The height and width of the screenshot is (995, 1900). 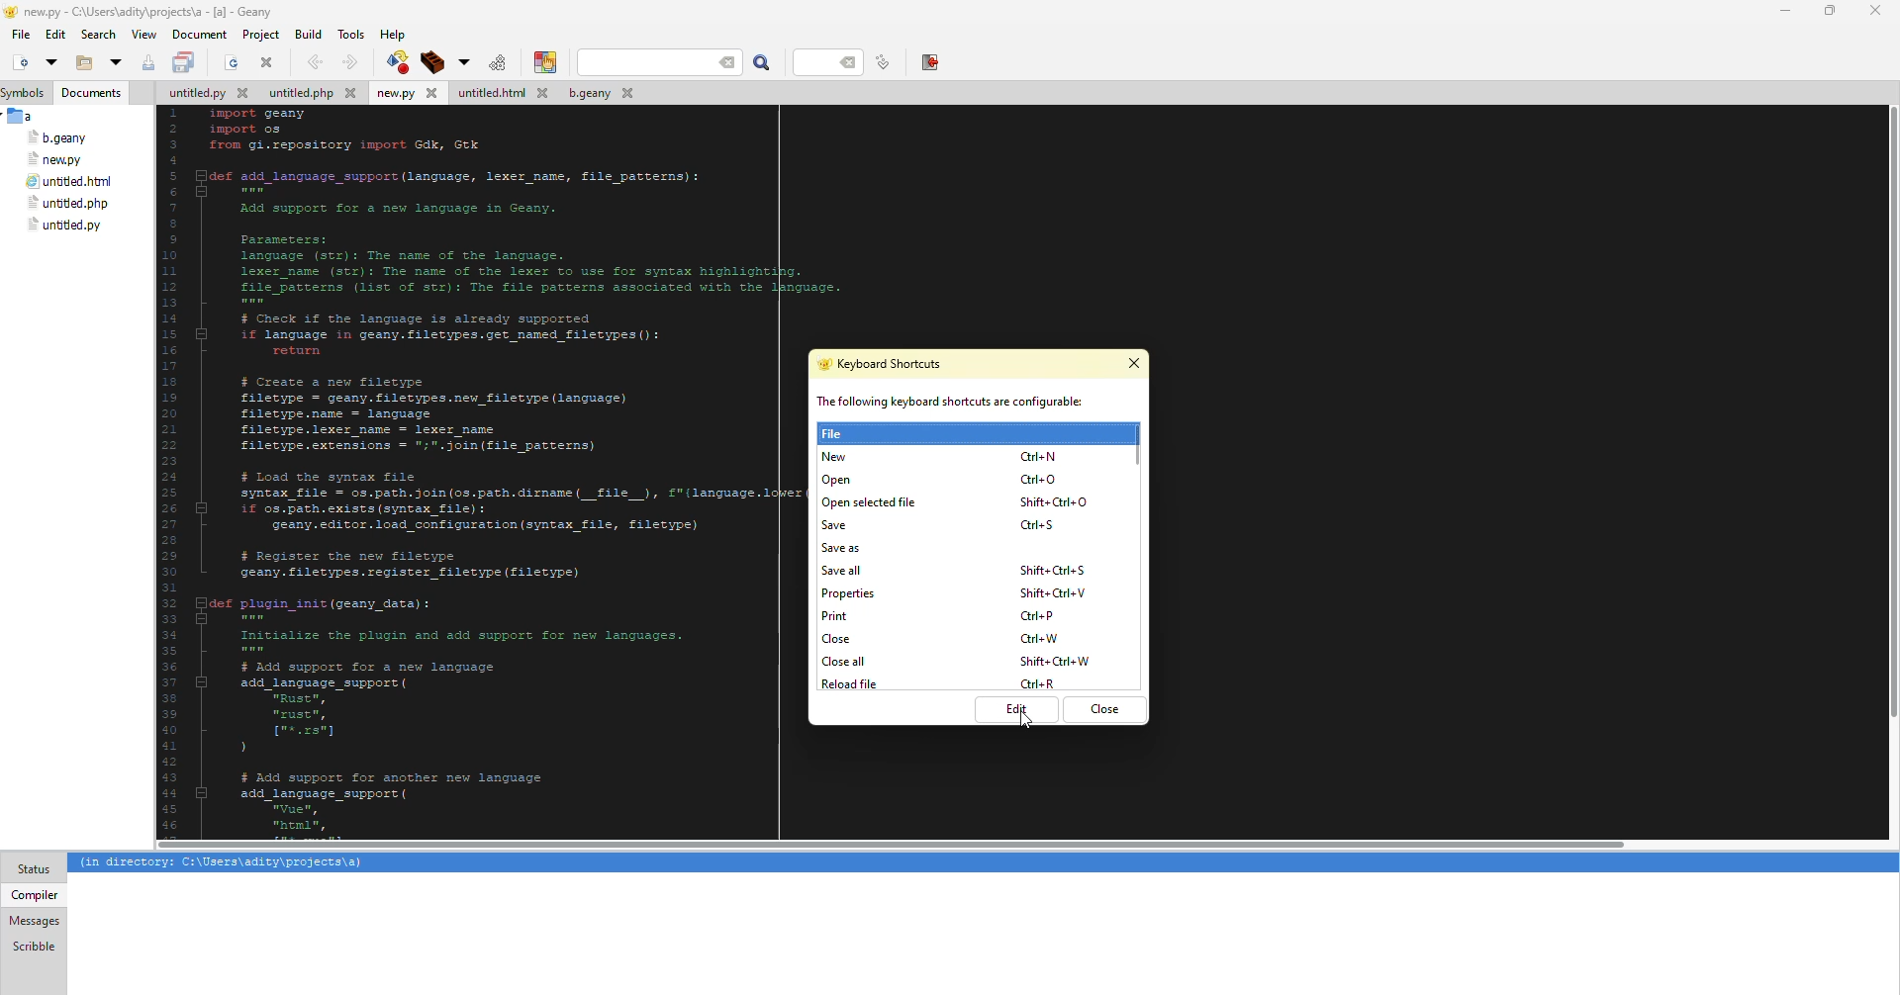 What do you see at coordinates (148, 63) in the screenshot?
I see `save` at bounding box center [148, 63].